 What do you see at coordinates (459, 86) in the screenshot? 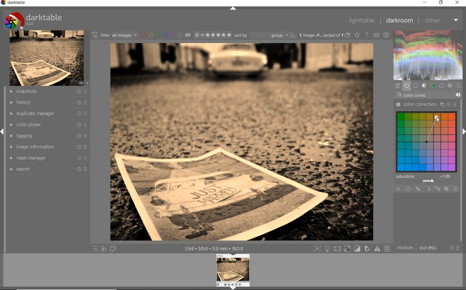
I see `preset ` at bounding box center [459, 86].